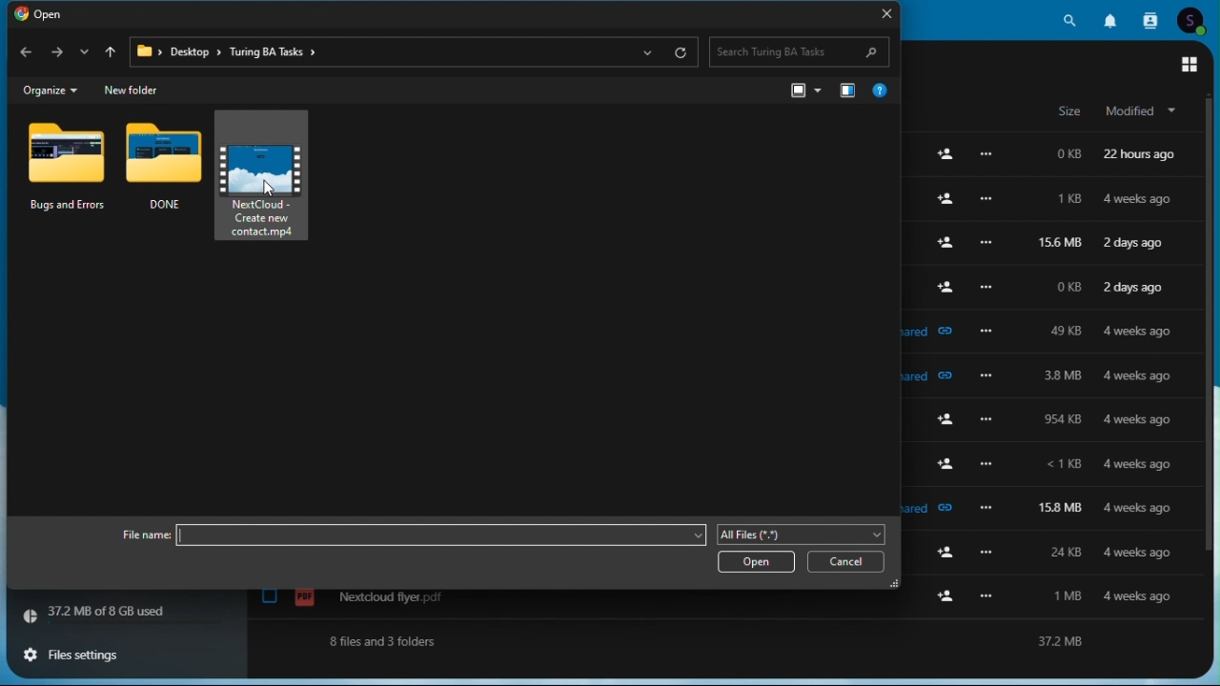 This screenshot has height=686, width=1220. Describe the element at coordinates (1136, 200) in the screenshot. I see `4 weeks ago` at that location.